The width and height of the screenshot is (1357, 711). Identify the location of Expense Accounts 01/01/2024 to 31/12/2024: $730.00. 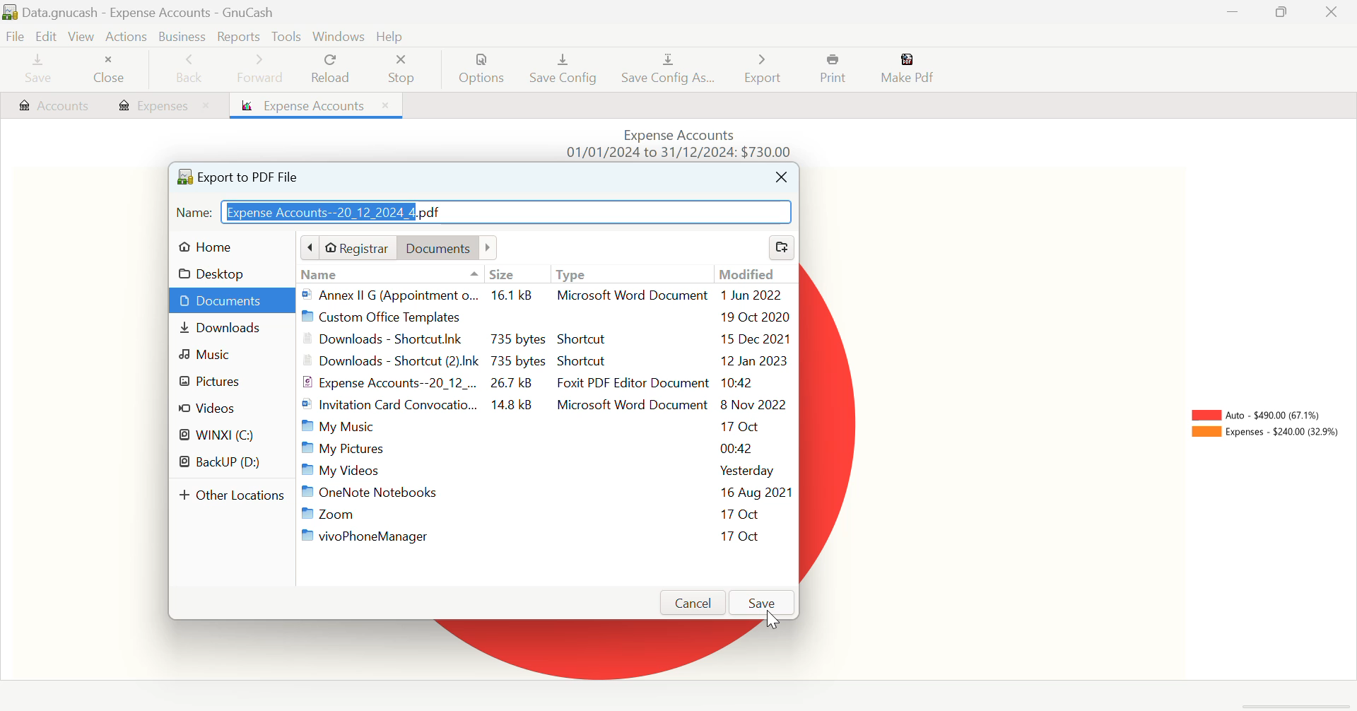
(686, 142).